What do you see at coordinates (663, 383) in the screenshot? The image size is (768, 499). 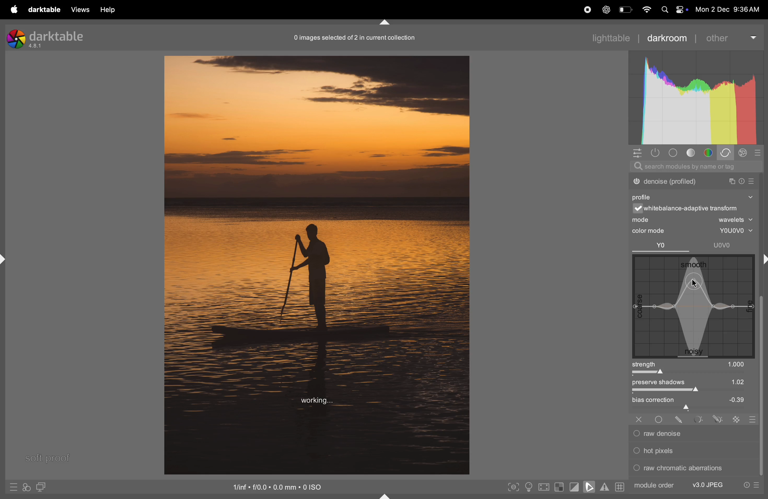 I see `preserve shadows` at bounding box center [663, 383].